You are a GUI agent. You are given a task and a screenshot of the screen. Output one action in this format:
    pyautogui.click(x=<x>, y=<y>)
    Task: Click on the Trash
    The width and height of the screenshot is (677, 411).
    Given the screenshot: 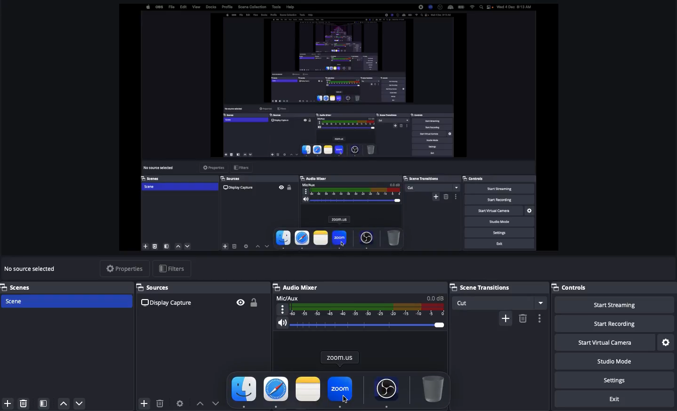 What is the action you would take?
    pyautogui.click(x=433, y=388)
    